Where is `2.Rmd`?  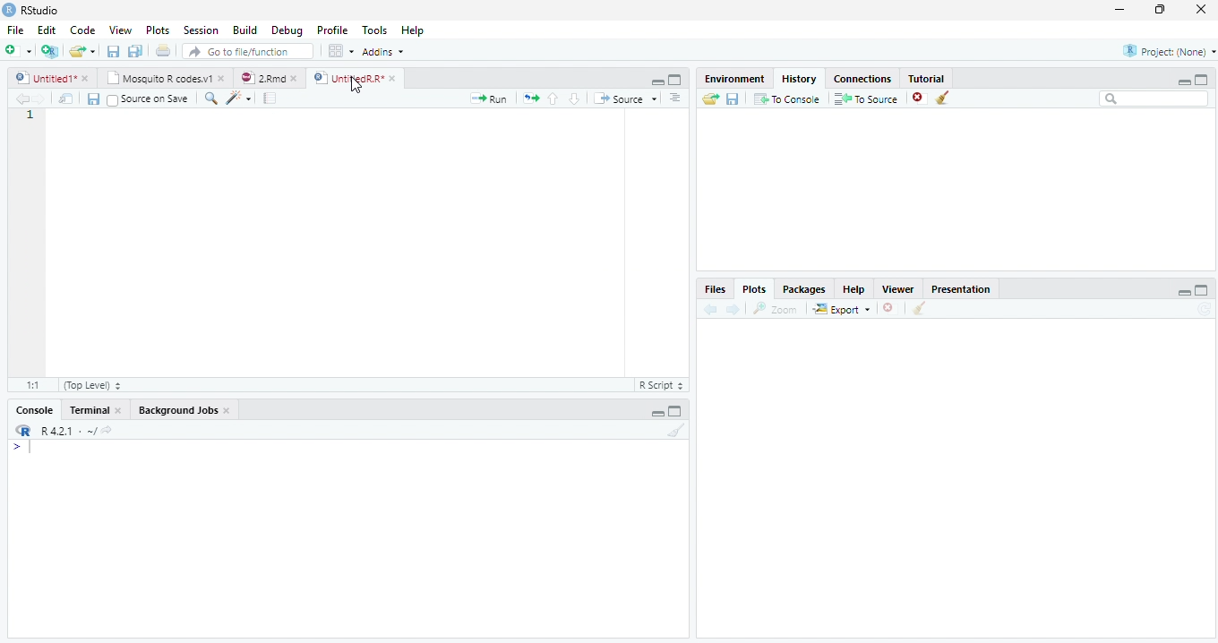 2.Rmd is located at coordinates (269, 80).